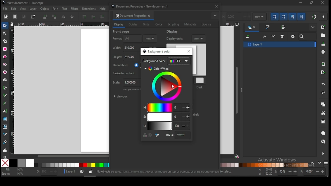 Image resolution: width=331 pixels, height=186 pixels. I want to click on page format, so click(126, 39).